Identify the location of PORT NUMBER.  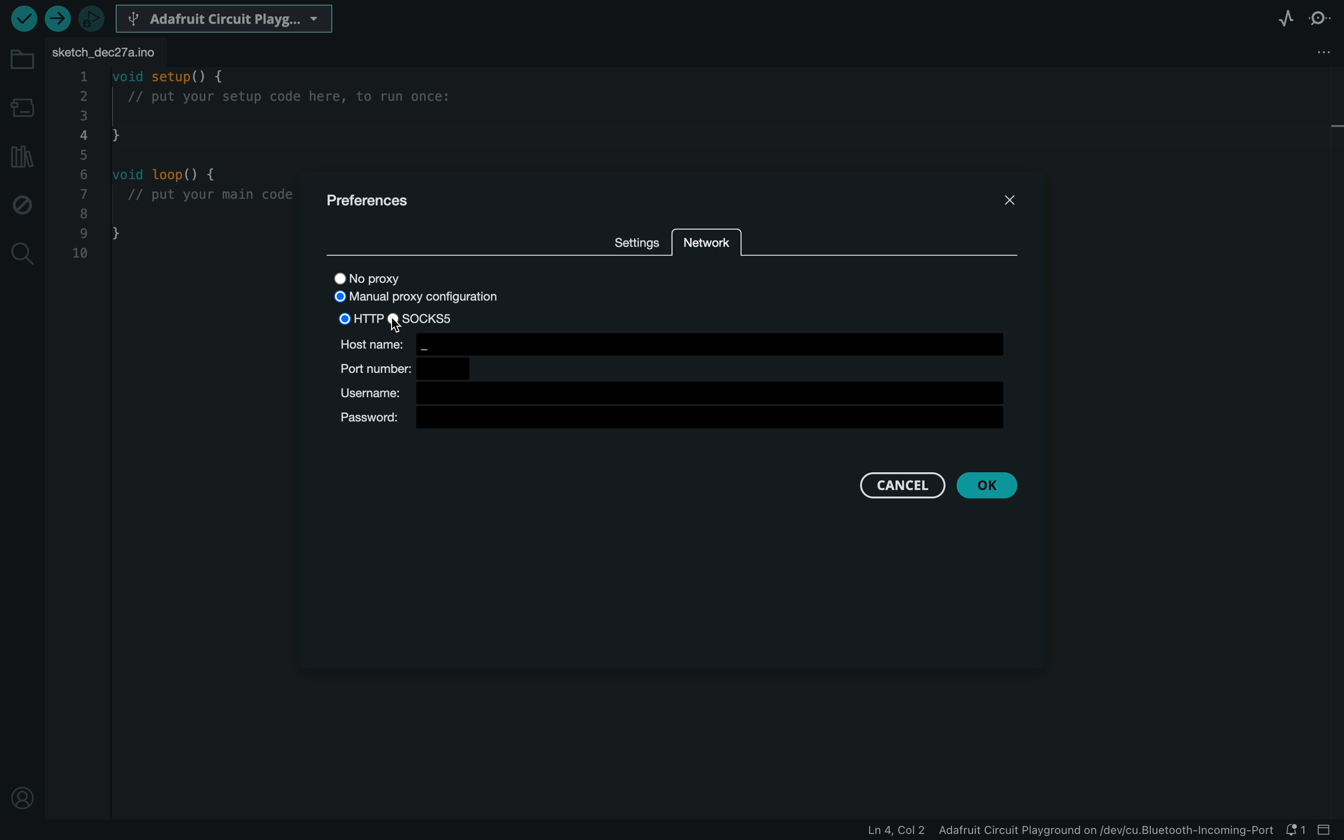
(414, 368).